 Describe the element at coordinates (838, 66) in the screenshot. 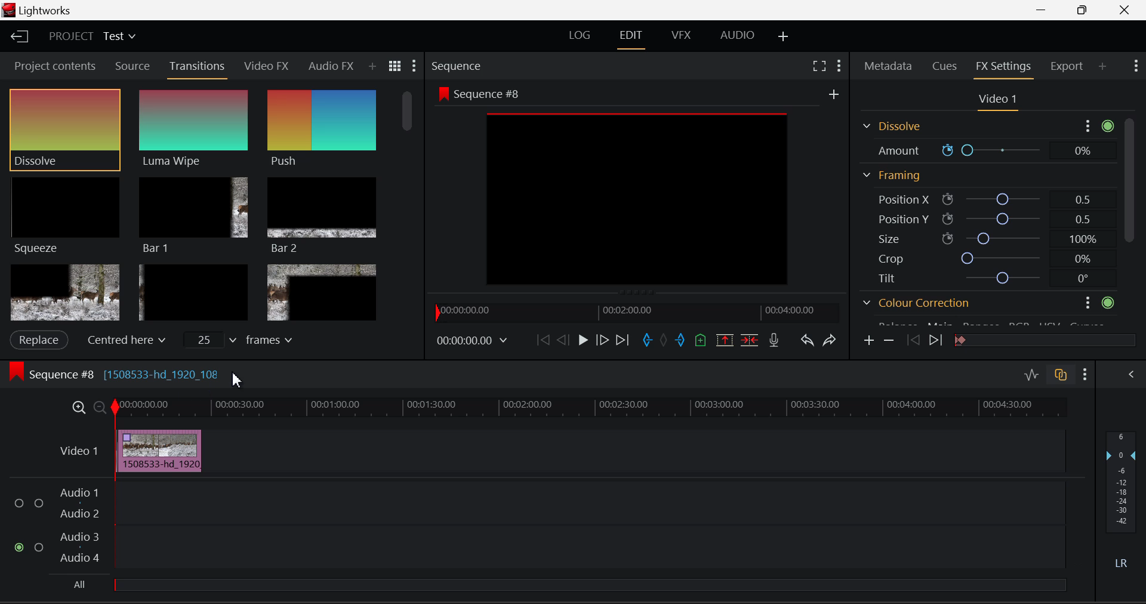

I see `Show Settings` at that location.